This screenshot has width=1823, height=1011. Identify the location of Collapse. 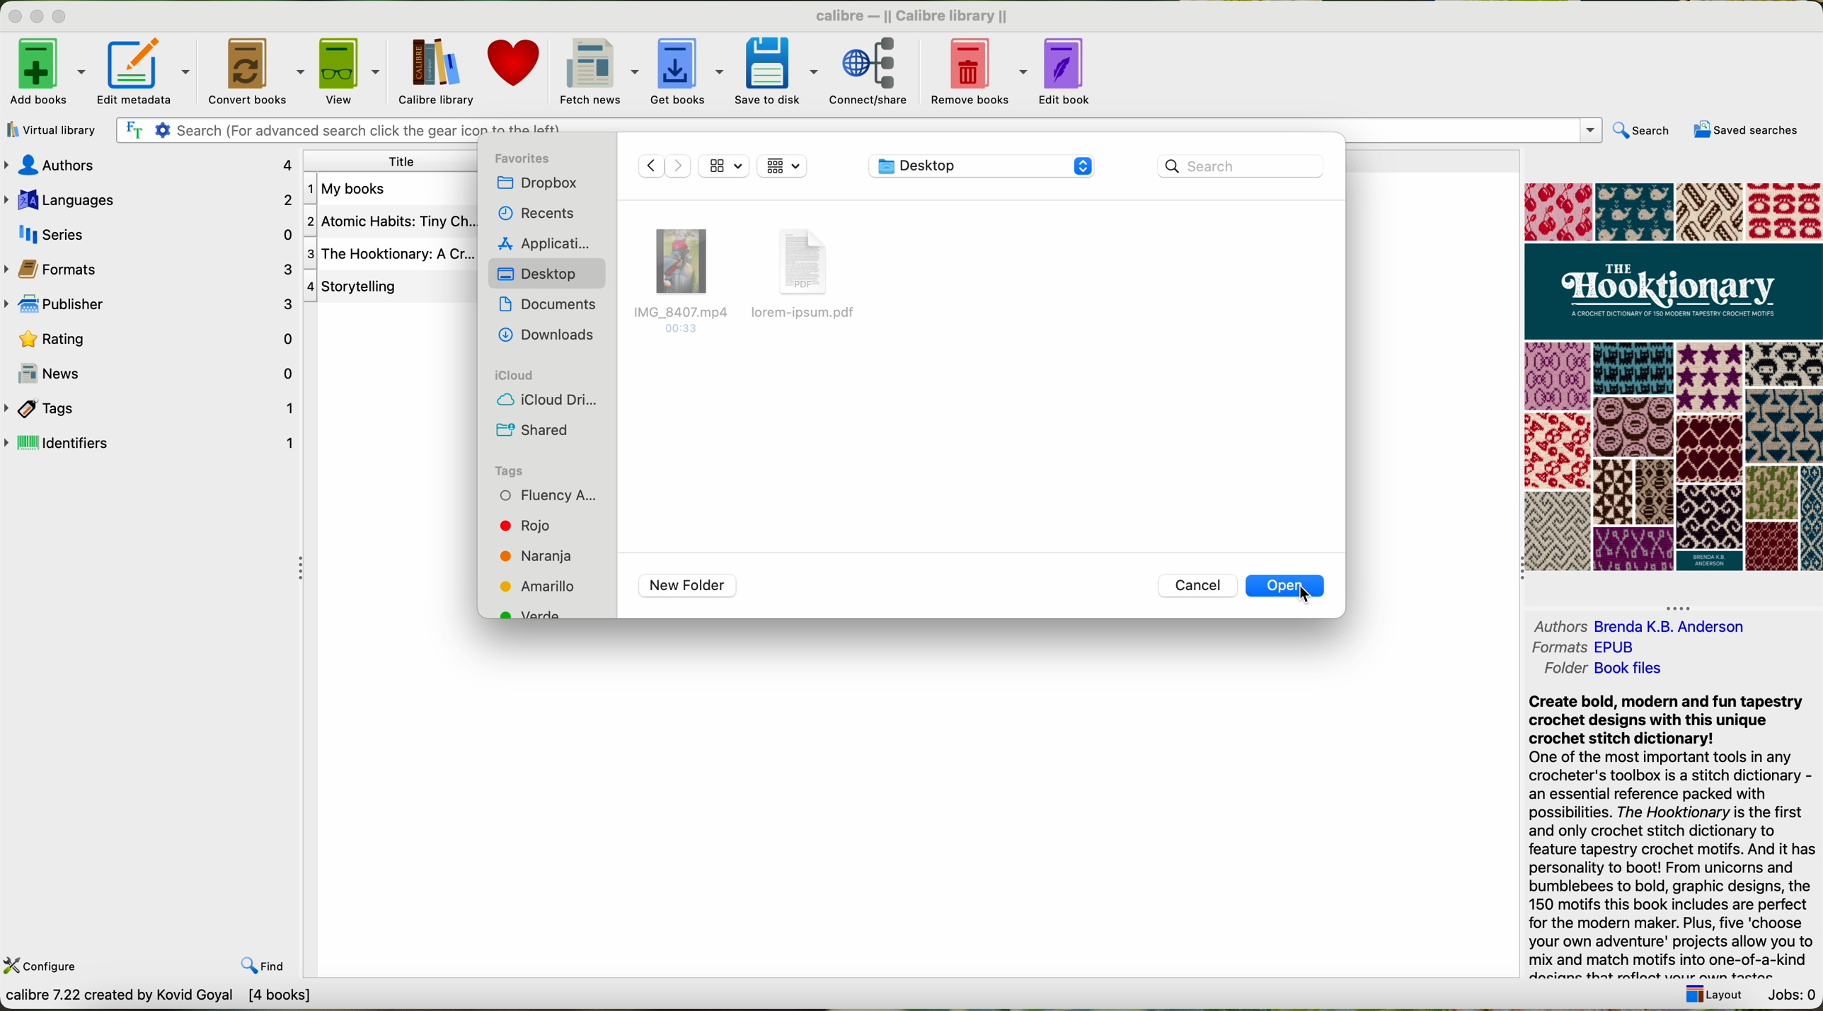
(1514, 572).